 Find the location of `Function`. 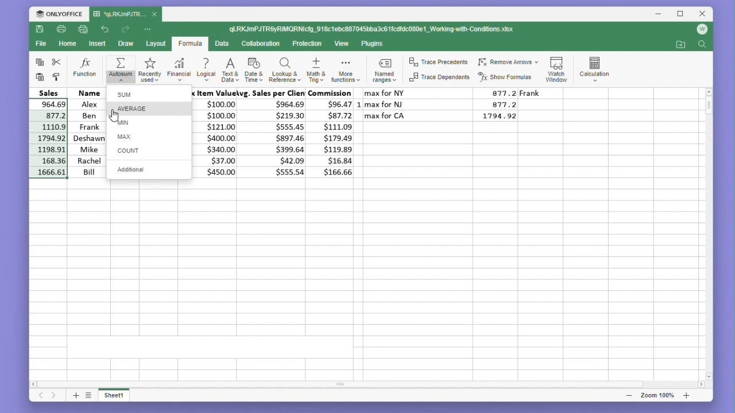

Function is located at coordinates (86, 68).